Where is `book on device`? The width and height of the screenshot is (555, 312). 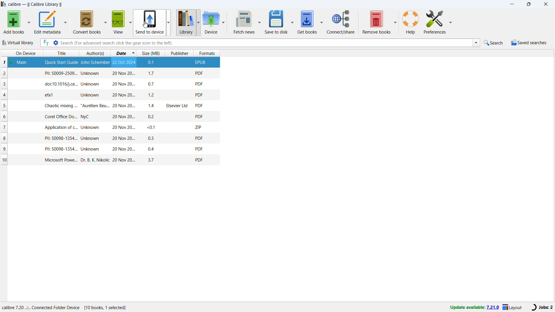 book on device is located at coordinates (23, 62).